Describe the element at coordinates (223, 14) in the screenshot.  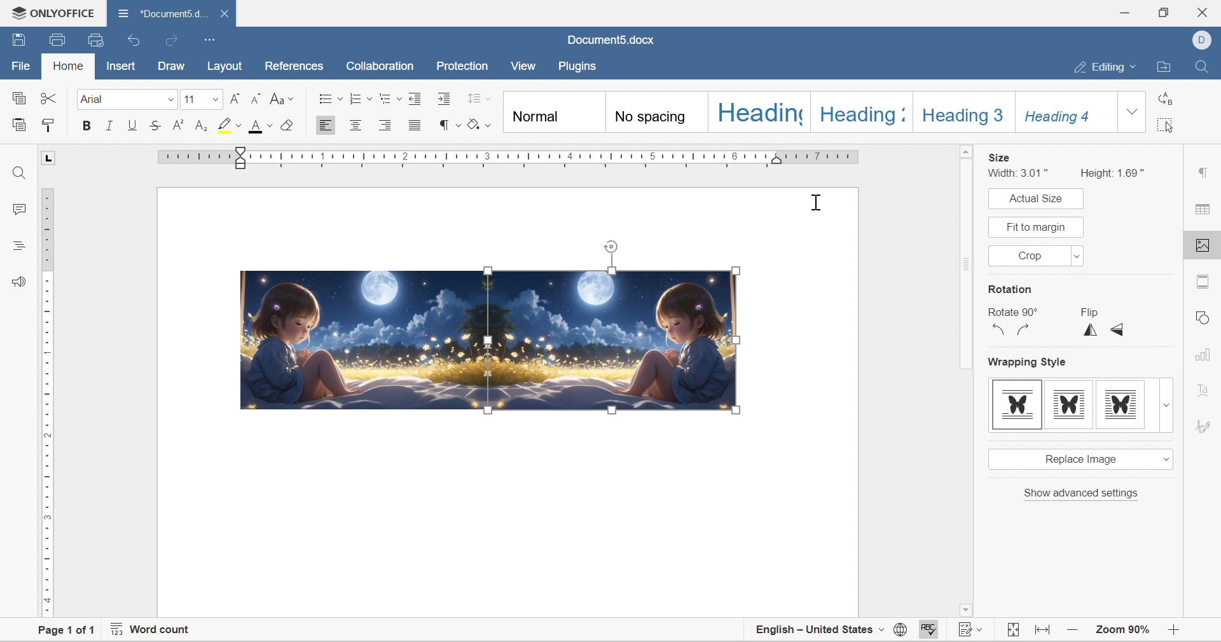
I see `close` at that location.